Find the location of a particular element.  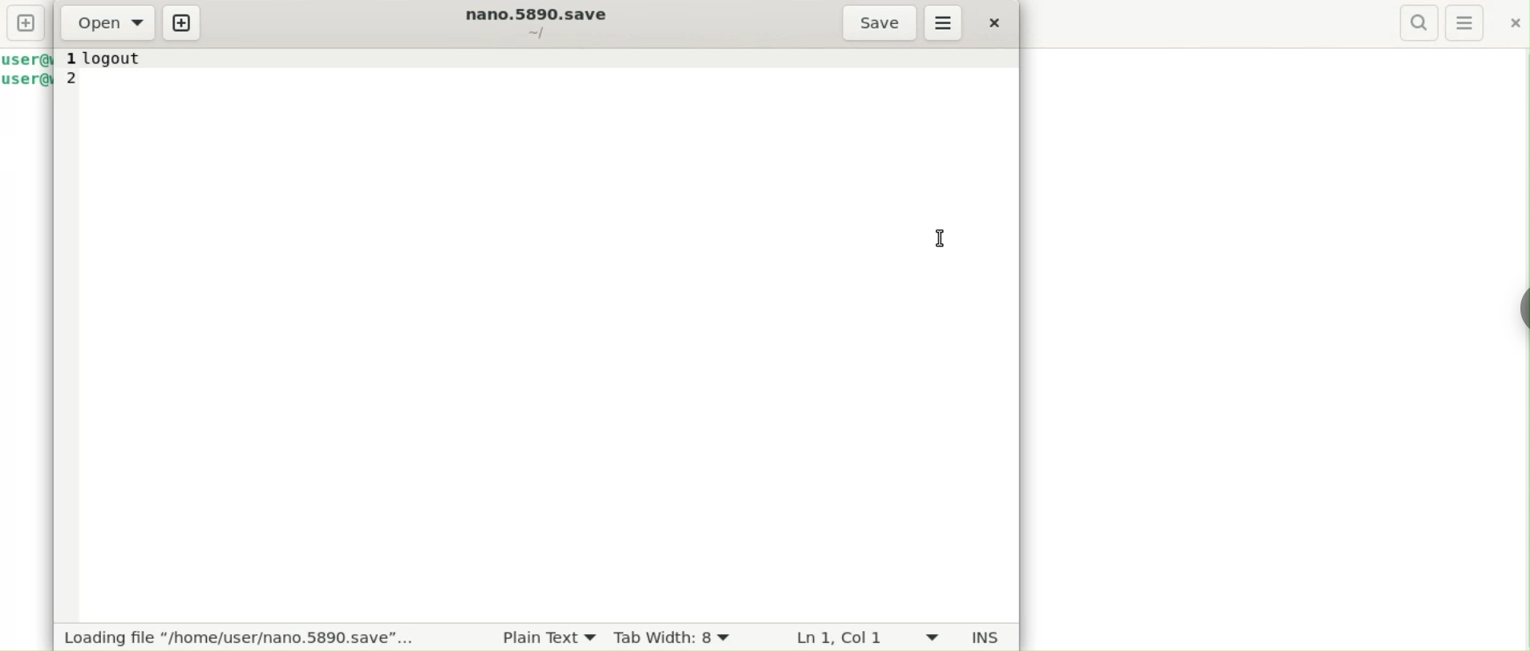

Plain Text is located at coordinates (533, 637).